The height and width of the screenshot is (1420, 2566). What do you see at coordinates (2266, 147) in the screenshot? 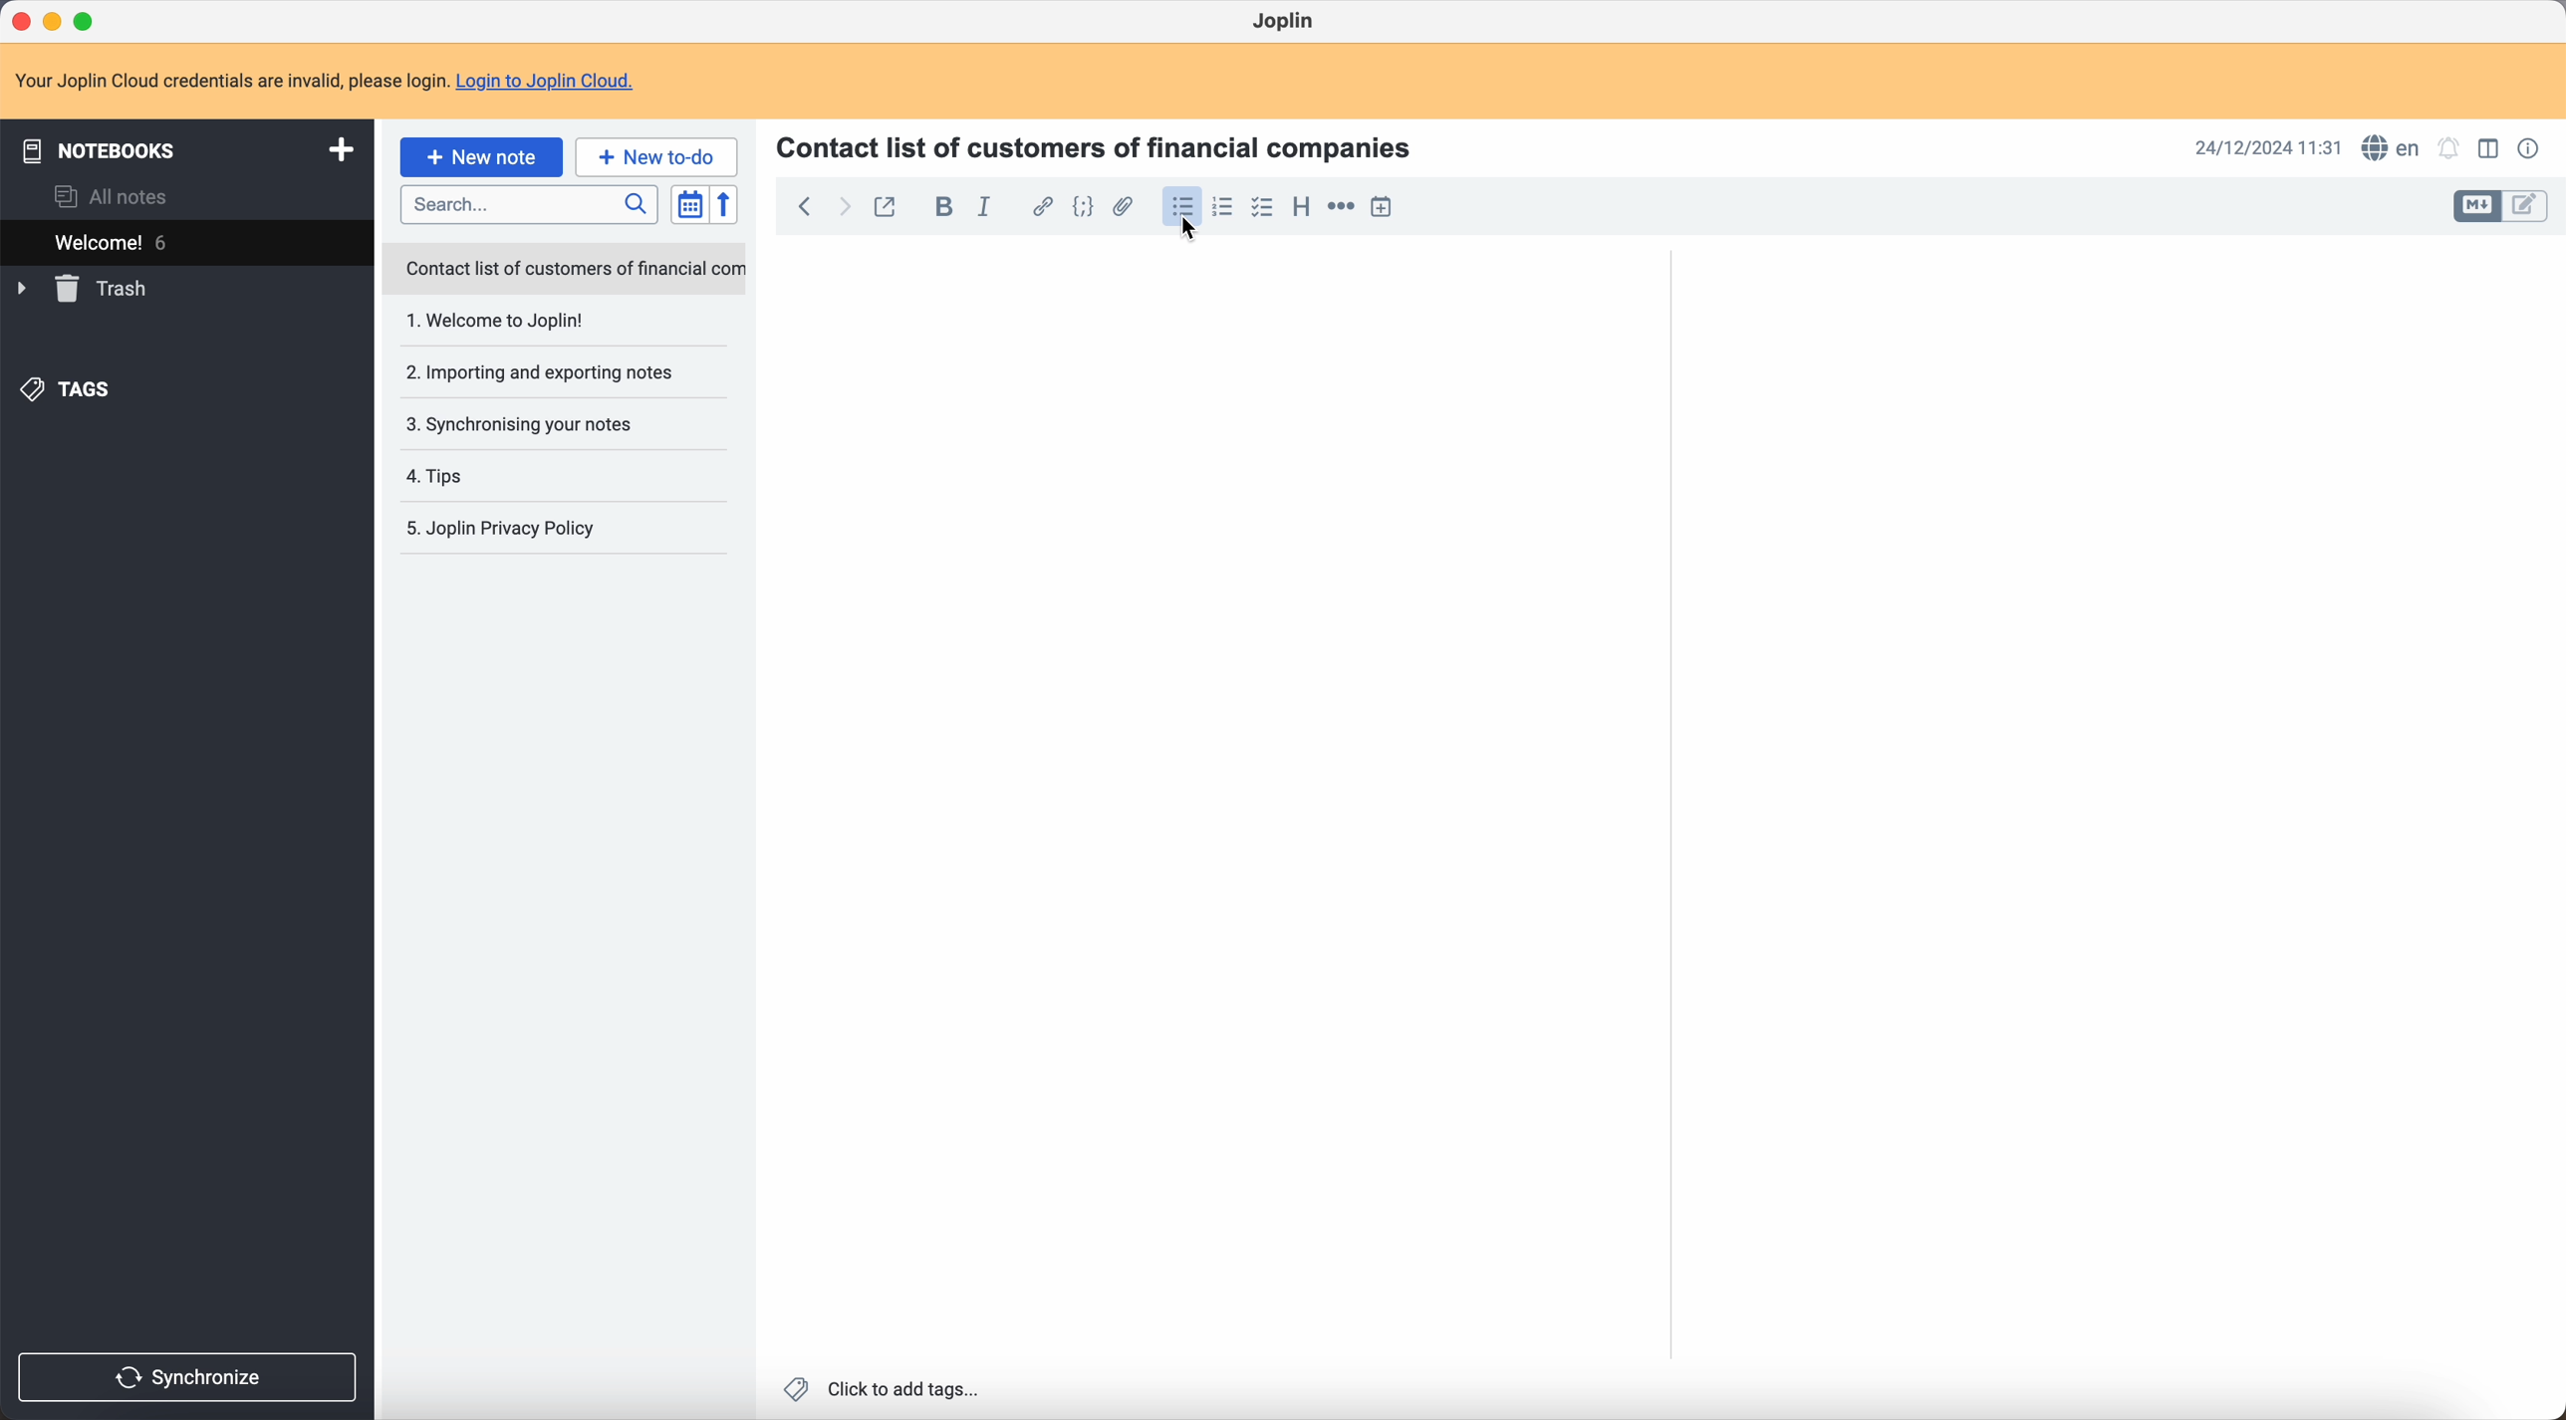
I see `date and hour` at bounding box center [2266, 147].